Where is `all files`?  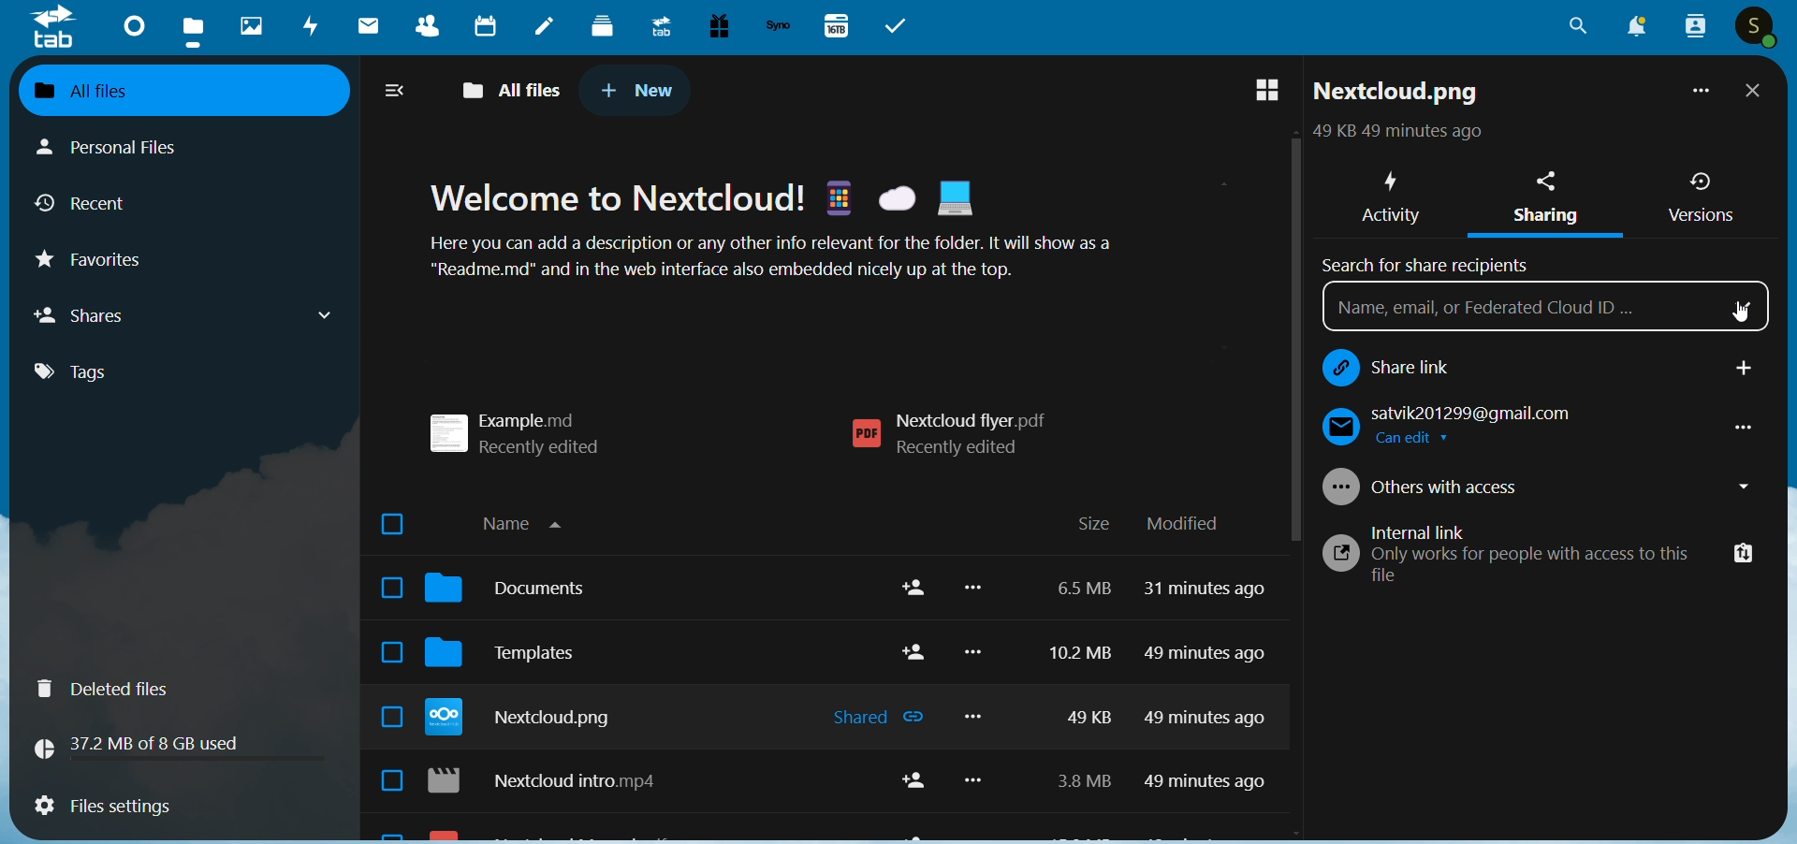 all files is located at coordinates (516, 87).